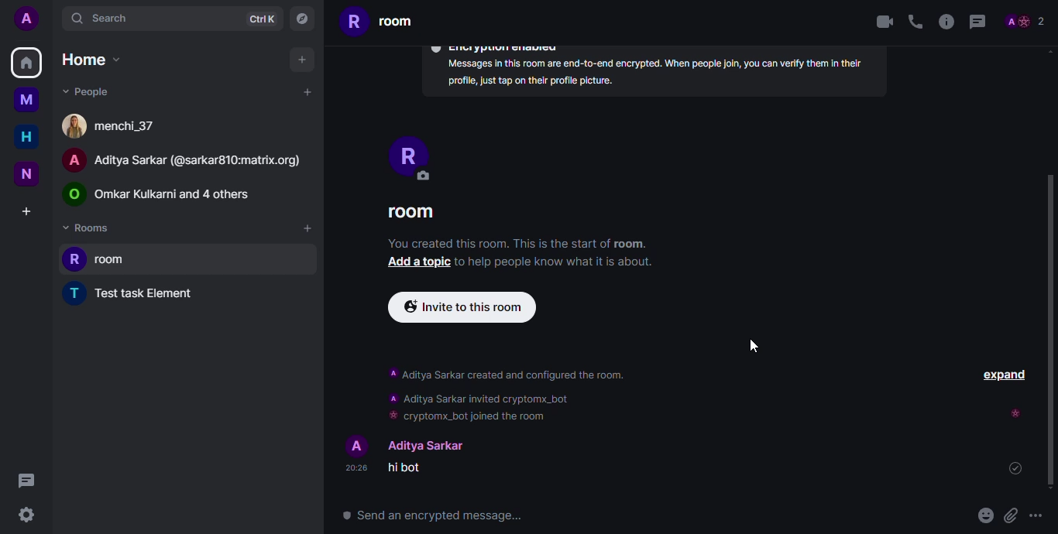  What do you see at coordinates (29, 99) in the screenshot?
I see `myspace` at bounding box center [29, 99].